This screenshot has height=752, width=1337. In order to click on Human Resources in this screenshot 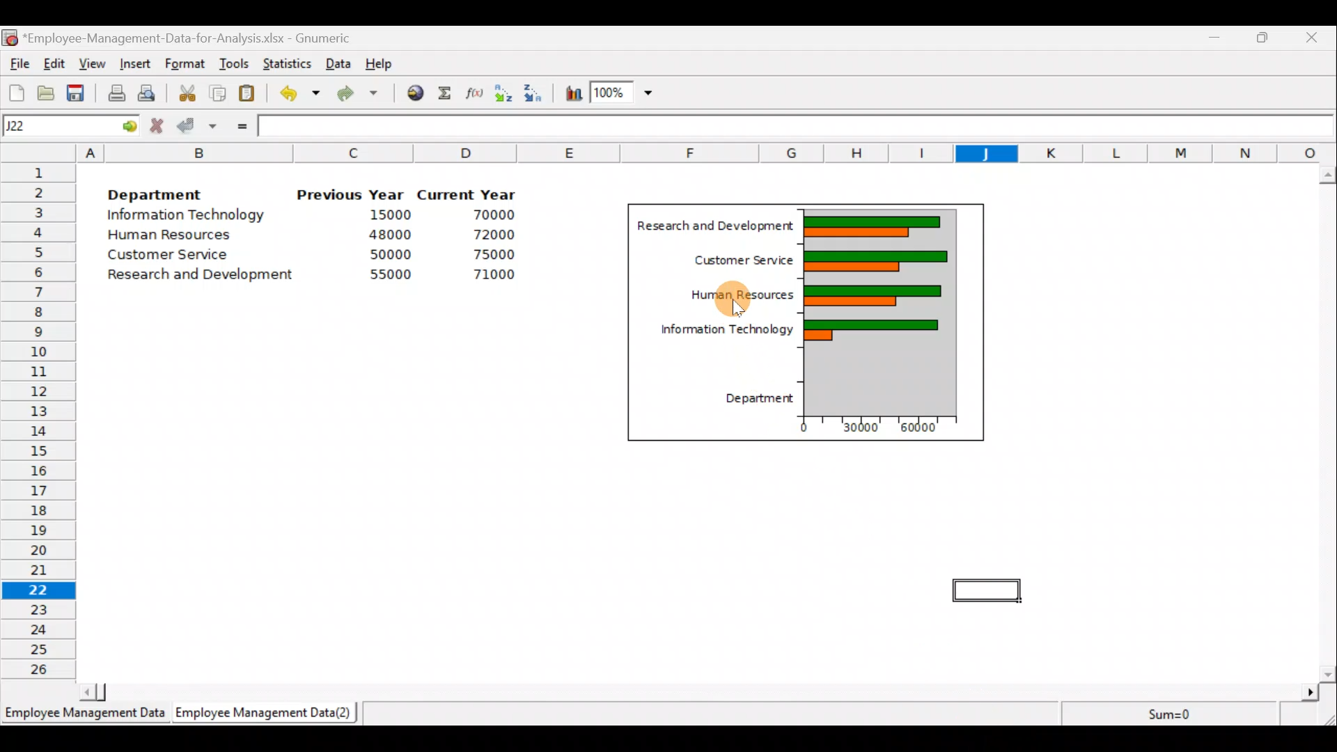, I will do `click(180, 236)`.